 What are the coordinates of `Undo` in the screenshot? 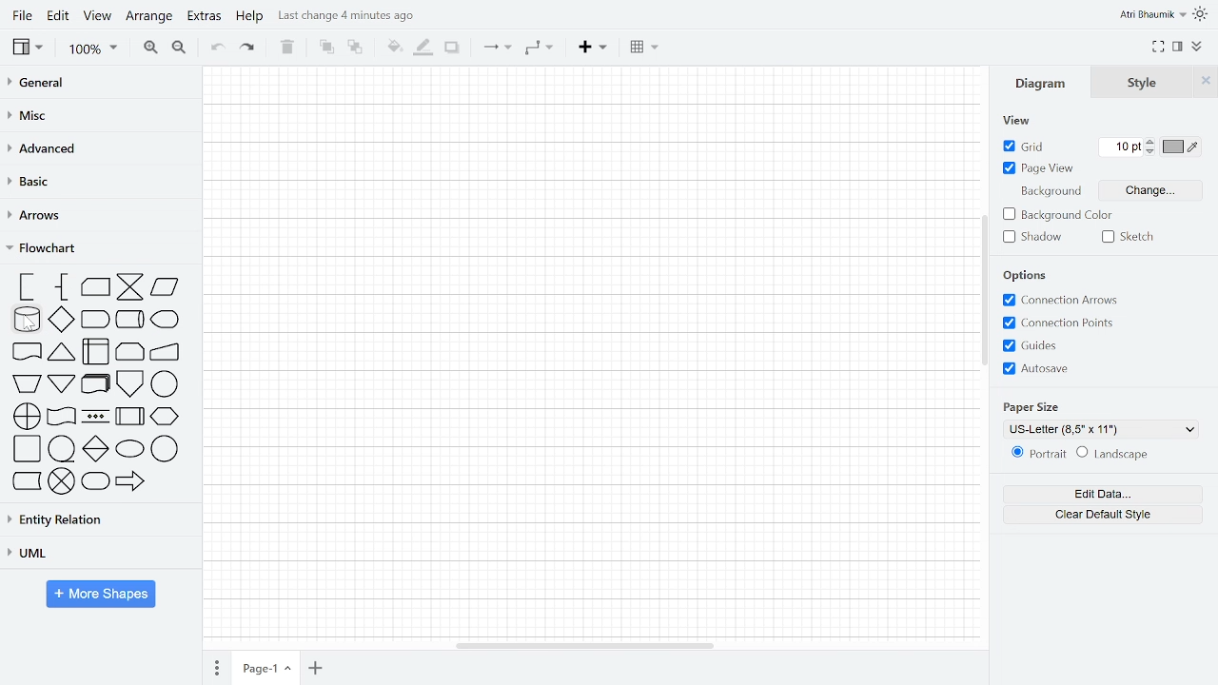 It's located at (217, 49).